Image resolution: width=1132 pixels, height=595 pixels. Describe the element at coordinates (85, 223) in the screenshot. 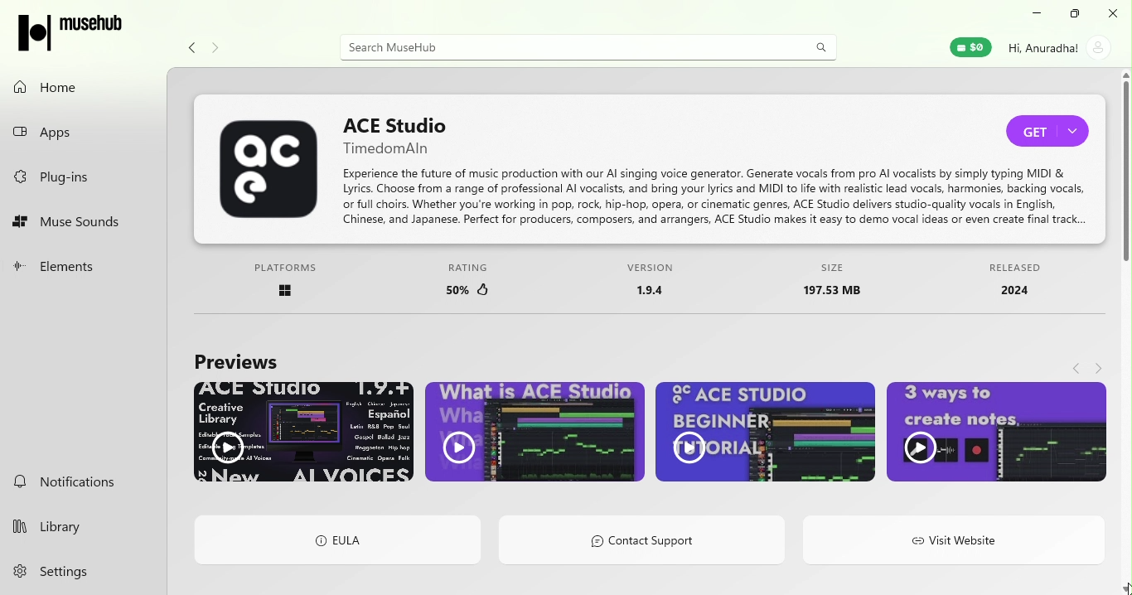

I see `muse sounds` at that location.